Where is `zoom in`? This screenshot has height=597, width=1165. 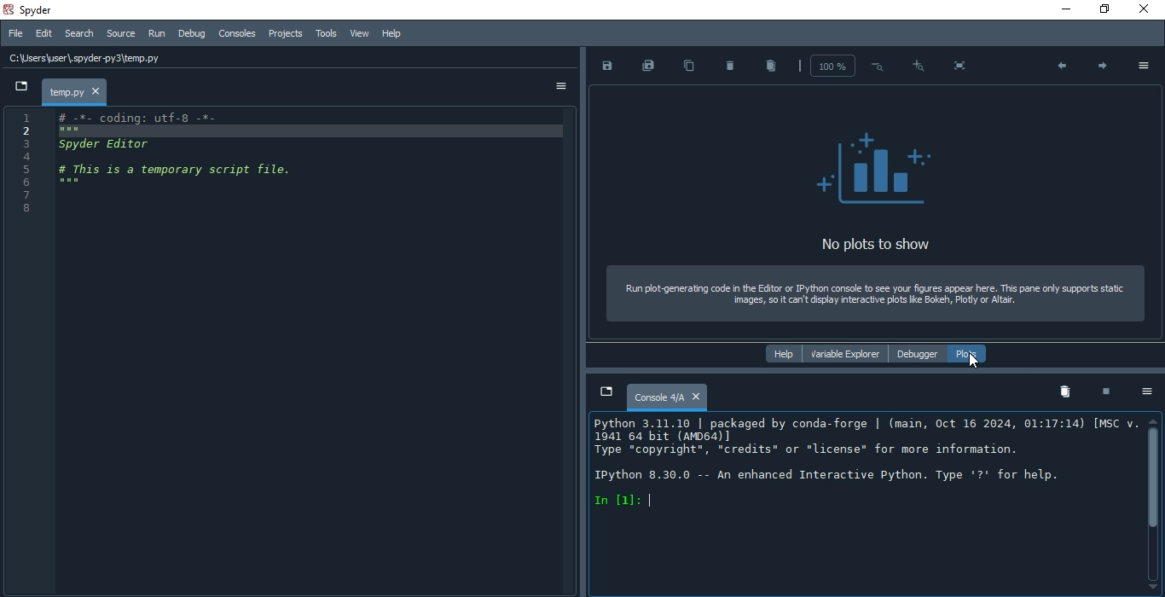 zoom in is located at coordinates (919, 64).